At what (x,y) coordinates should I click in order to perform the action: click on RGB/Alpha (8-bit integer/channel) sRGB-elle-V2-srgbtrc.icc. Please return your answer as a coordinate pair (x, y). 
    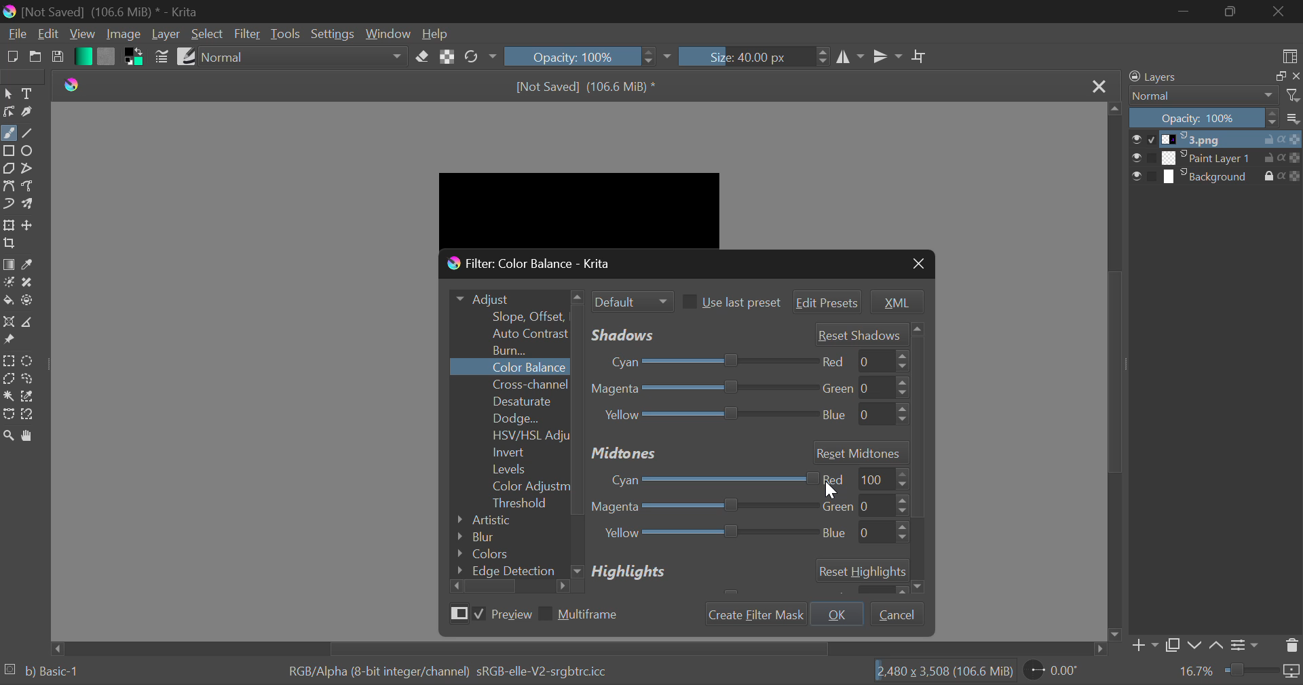
    Looking at the image, I should click on (458, 672).